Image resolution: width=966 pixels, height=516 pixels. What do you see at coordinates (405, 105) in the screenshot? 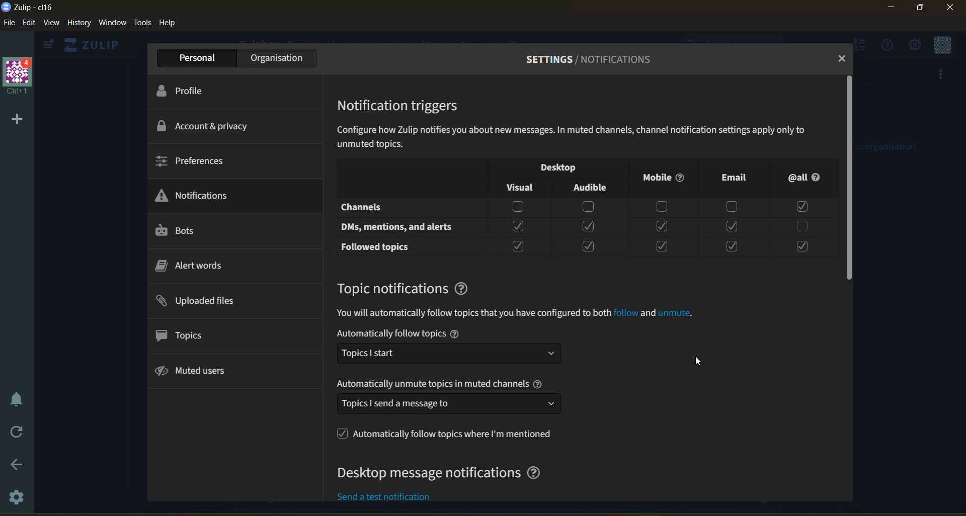
I see `notification triggers` at bounding box center [405, 105].